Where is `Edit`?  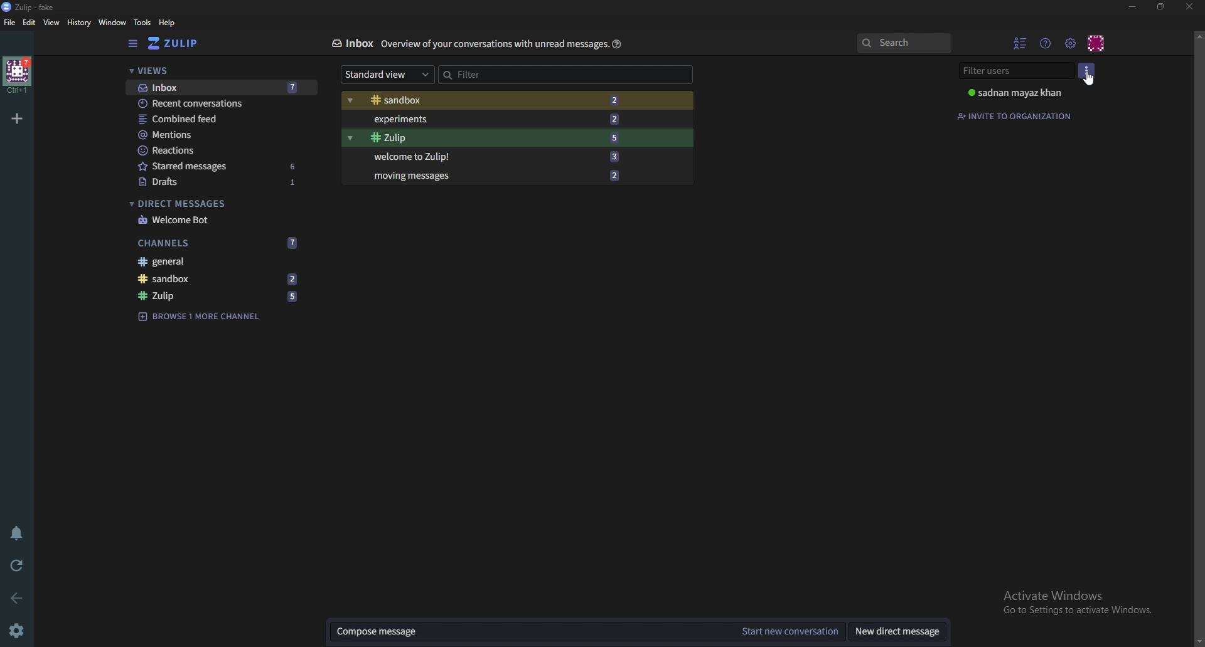 Edit is located at coordinates (30, 22).